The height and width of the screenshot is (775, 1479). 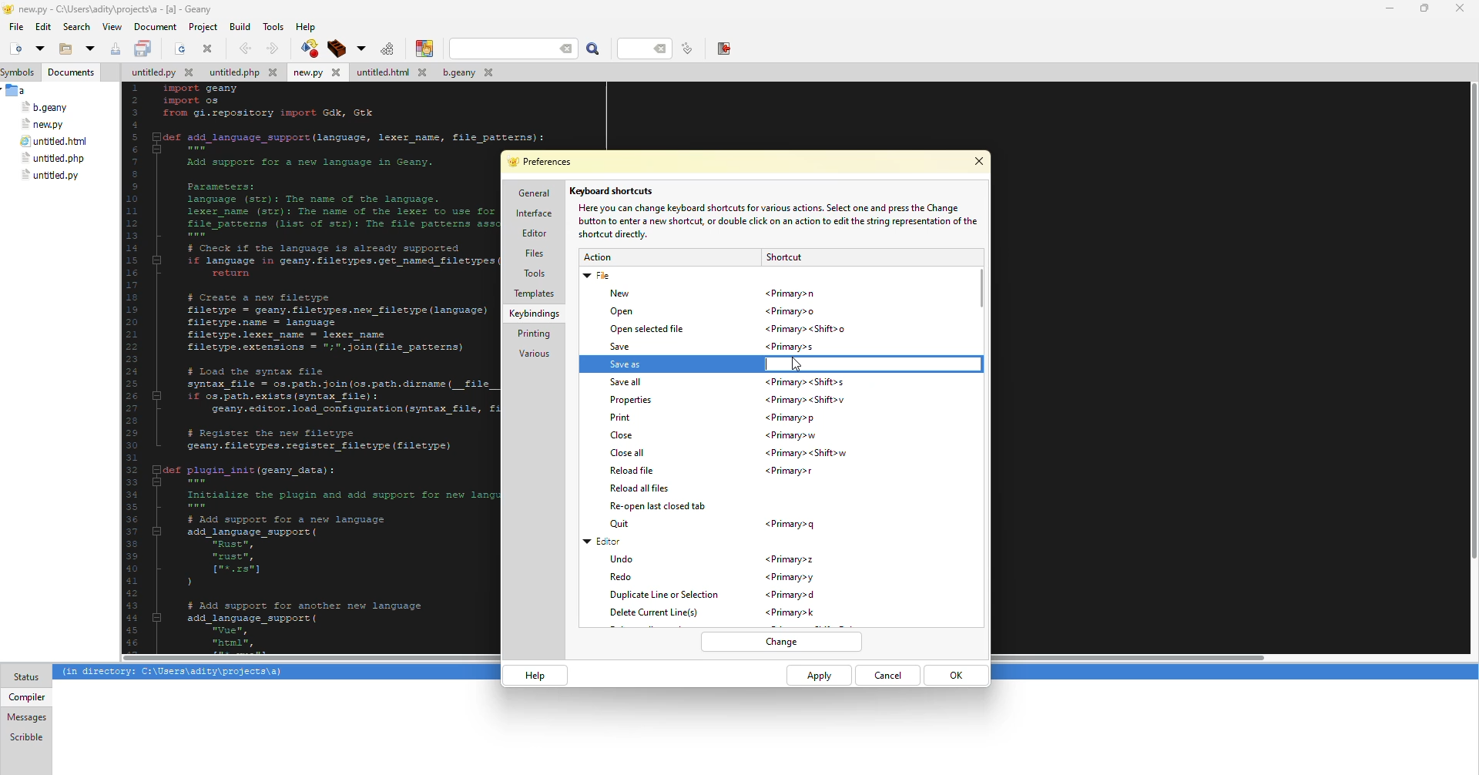 I want to click on shortcut, so click(x=807, y=400).